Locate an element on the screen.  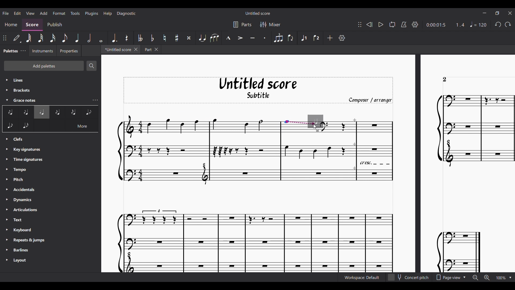
Toggle for Concert pitch is located at coordinates (409, 277).